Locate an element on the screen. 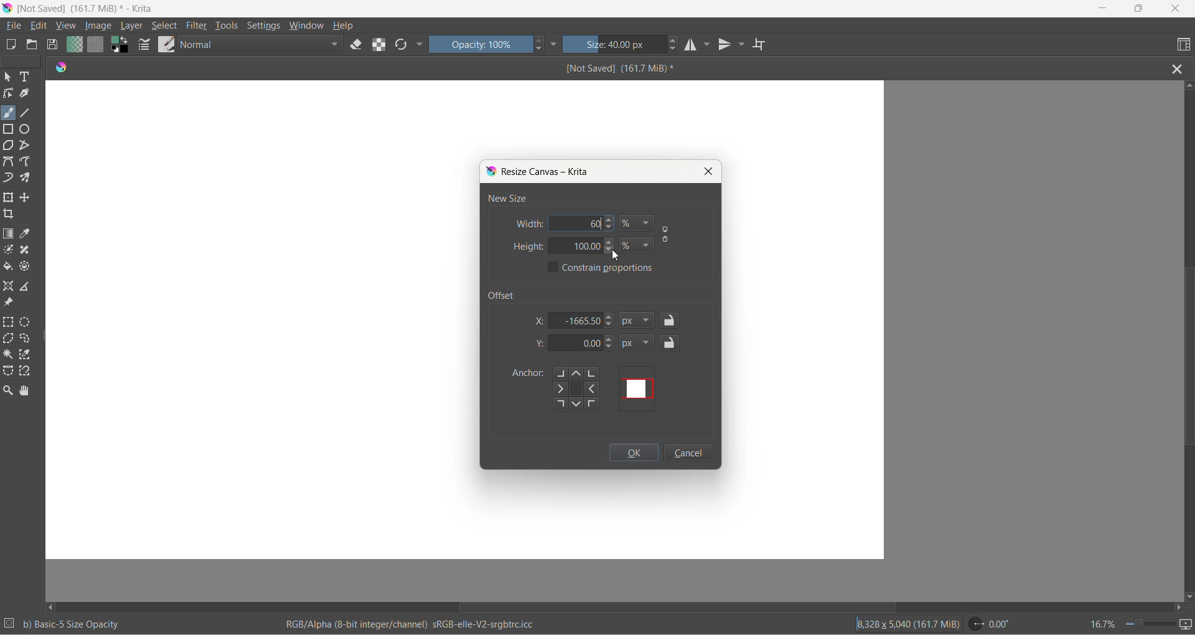 The height and width of the screenshot is (635, 1195). vertical scroll bar is located at coordinates (1186, 359).